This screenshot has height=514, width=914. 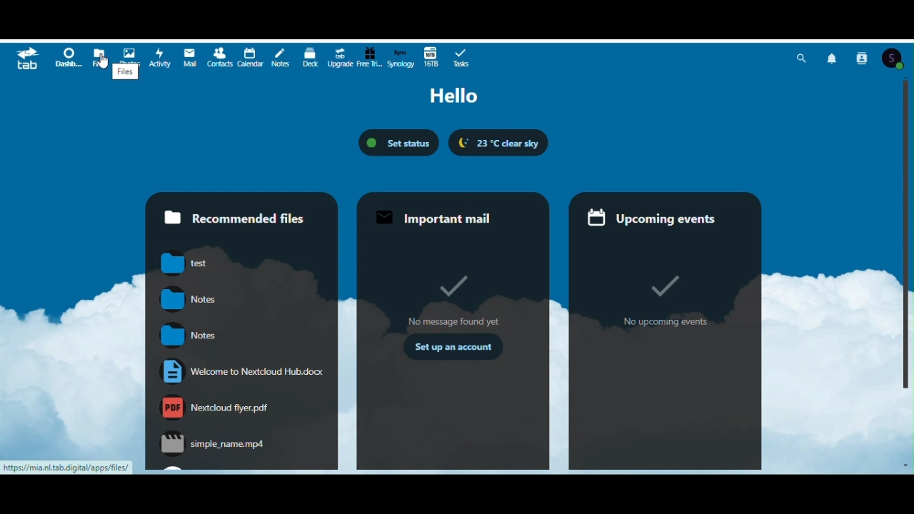 I want to click on Welcome to Nextcloud.hub.docx, so click(x=236, y=372).